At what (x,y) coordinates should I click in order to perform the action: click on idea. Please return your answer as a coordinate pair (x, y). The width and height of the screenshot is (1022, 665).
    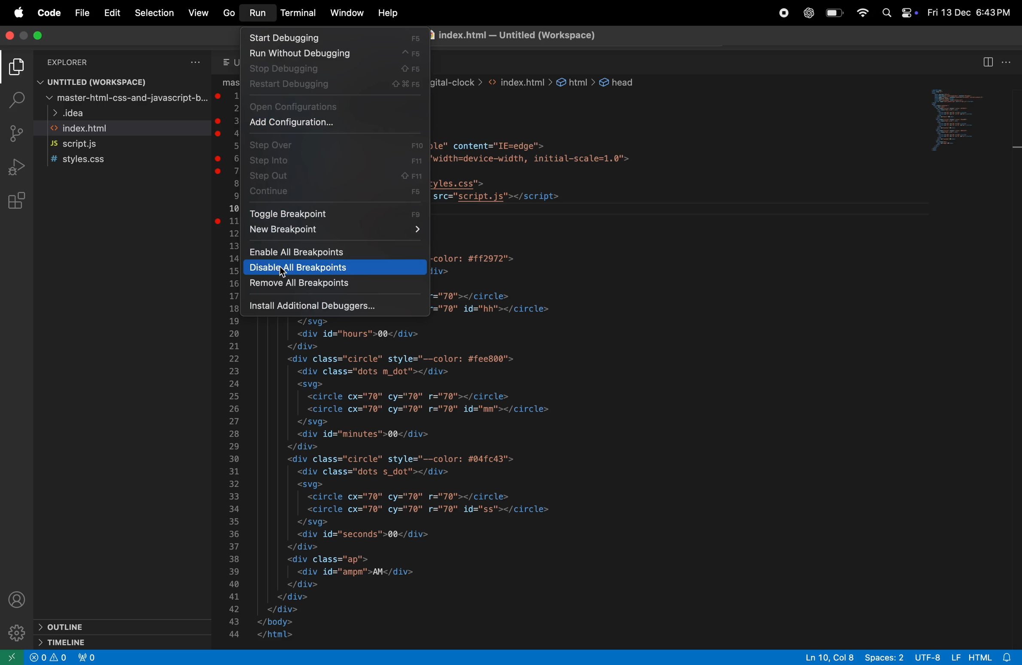
    Looking at the image, I should click on (74, 114).